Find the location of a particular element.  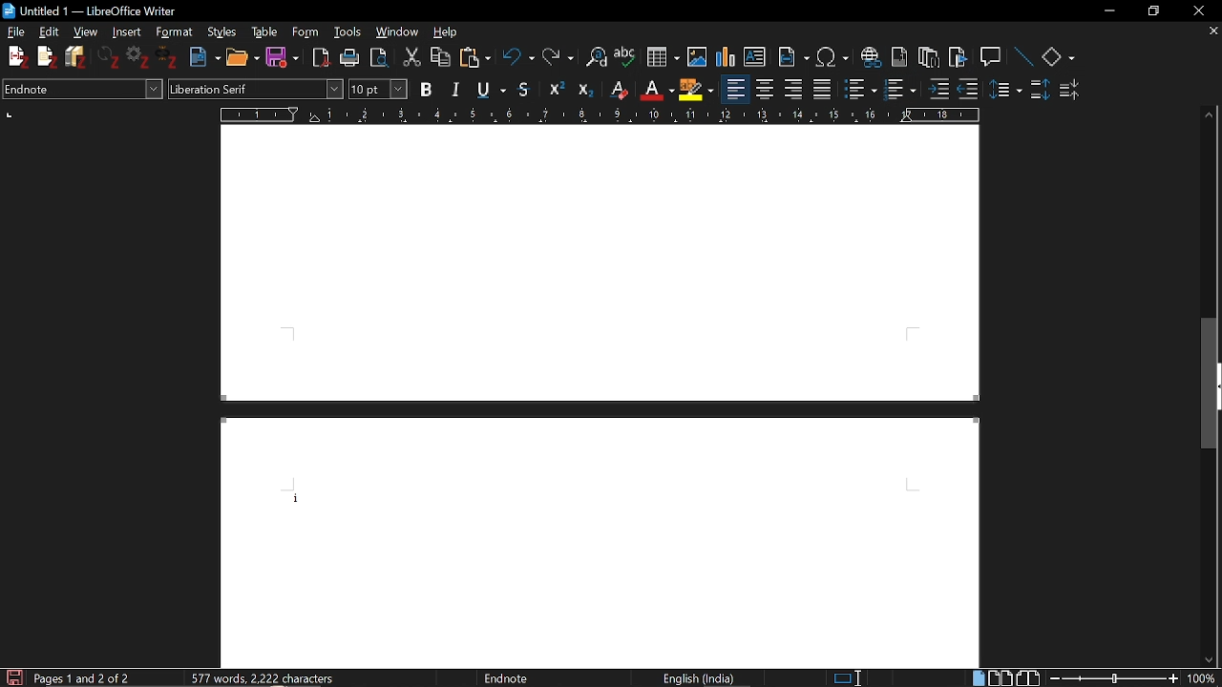

Endnote added is located at coordinates (601, 492).